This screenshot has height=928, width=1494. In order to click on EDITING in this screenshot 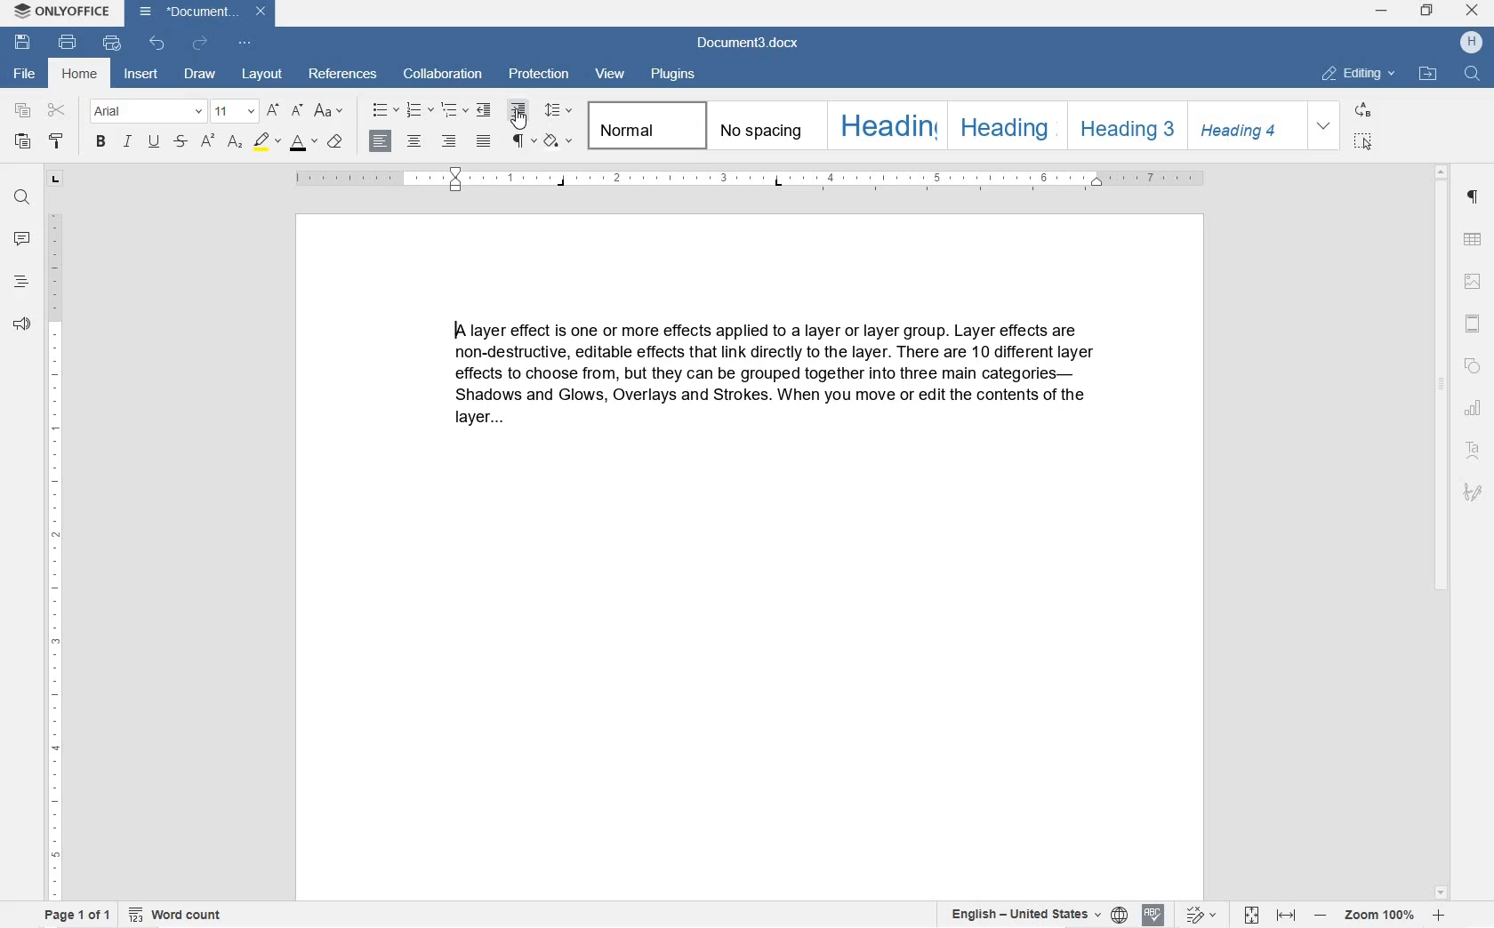, I will do `click(1361, 75)`.